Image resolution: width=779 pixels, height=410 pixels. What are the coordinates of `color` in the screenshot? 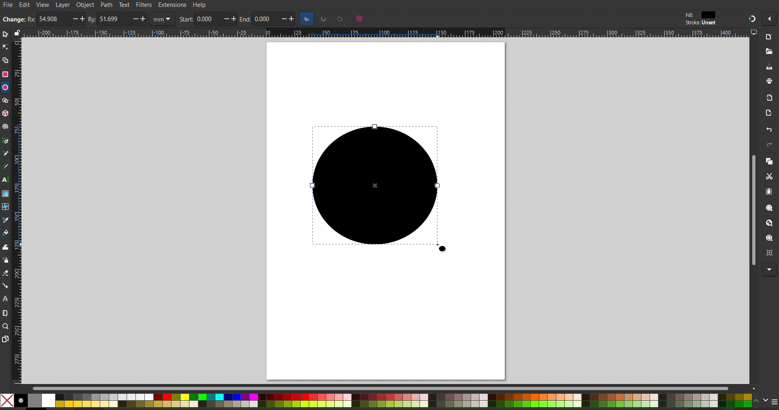 It's located at (709, 14).